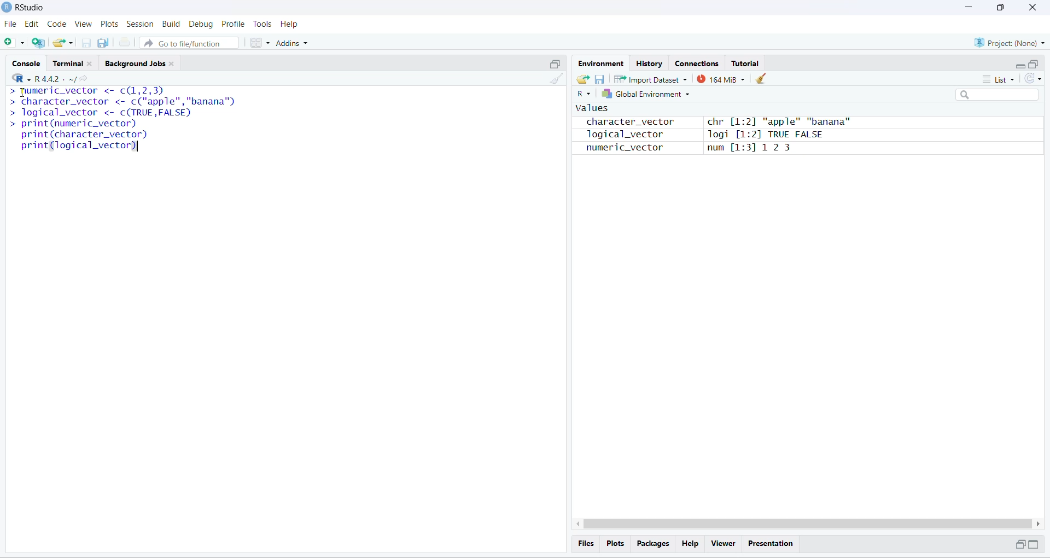  What do you see at coordinates (110, 24) in the screenshot?
I see `Plots` at bounding box center [110, 24].